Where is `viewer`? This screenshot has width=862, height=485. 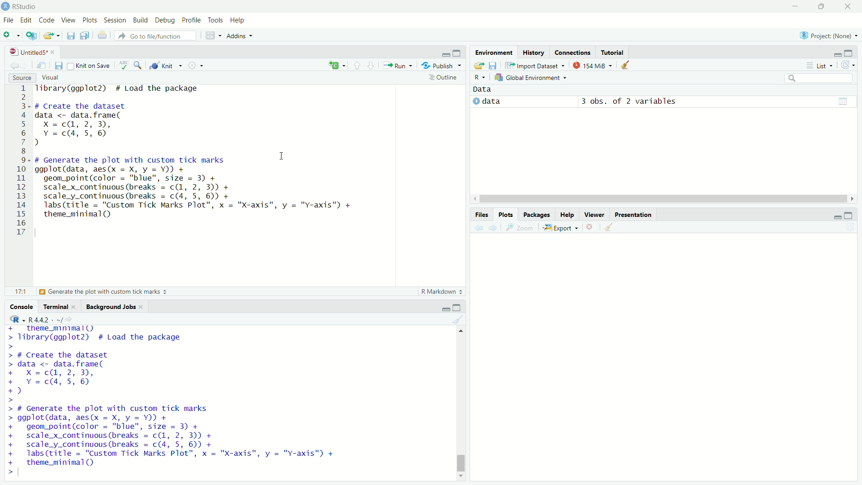 viewer is located at coordinates (595, 214).